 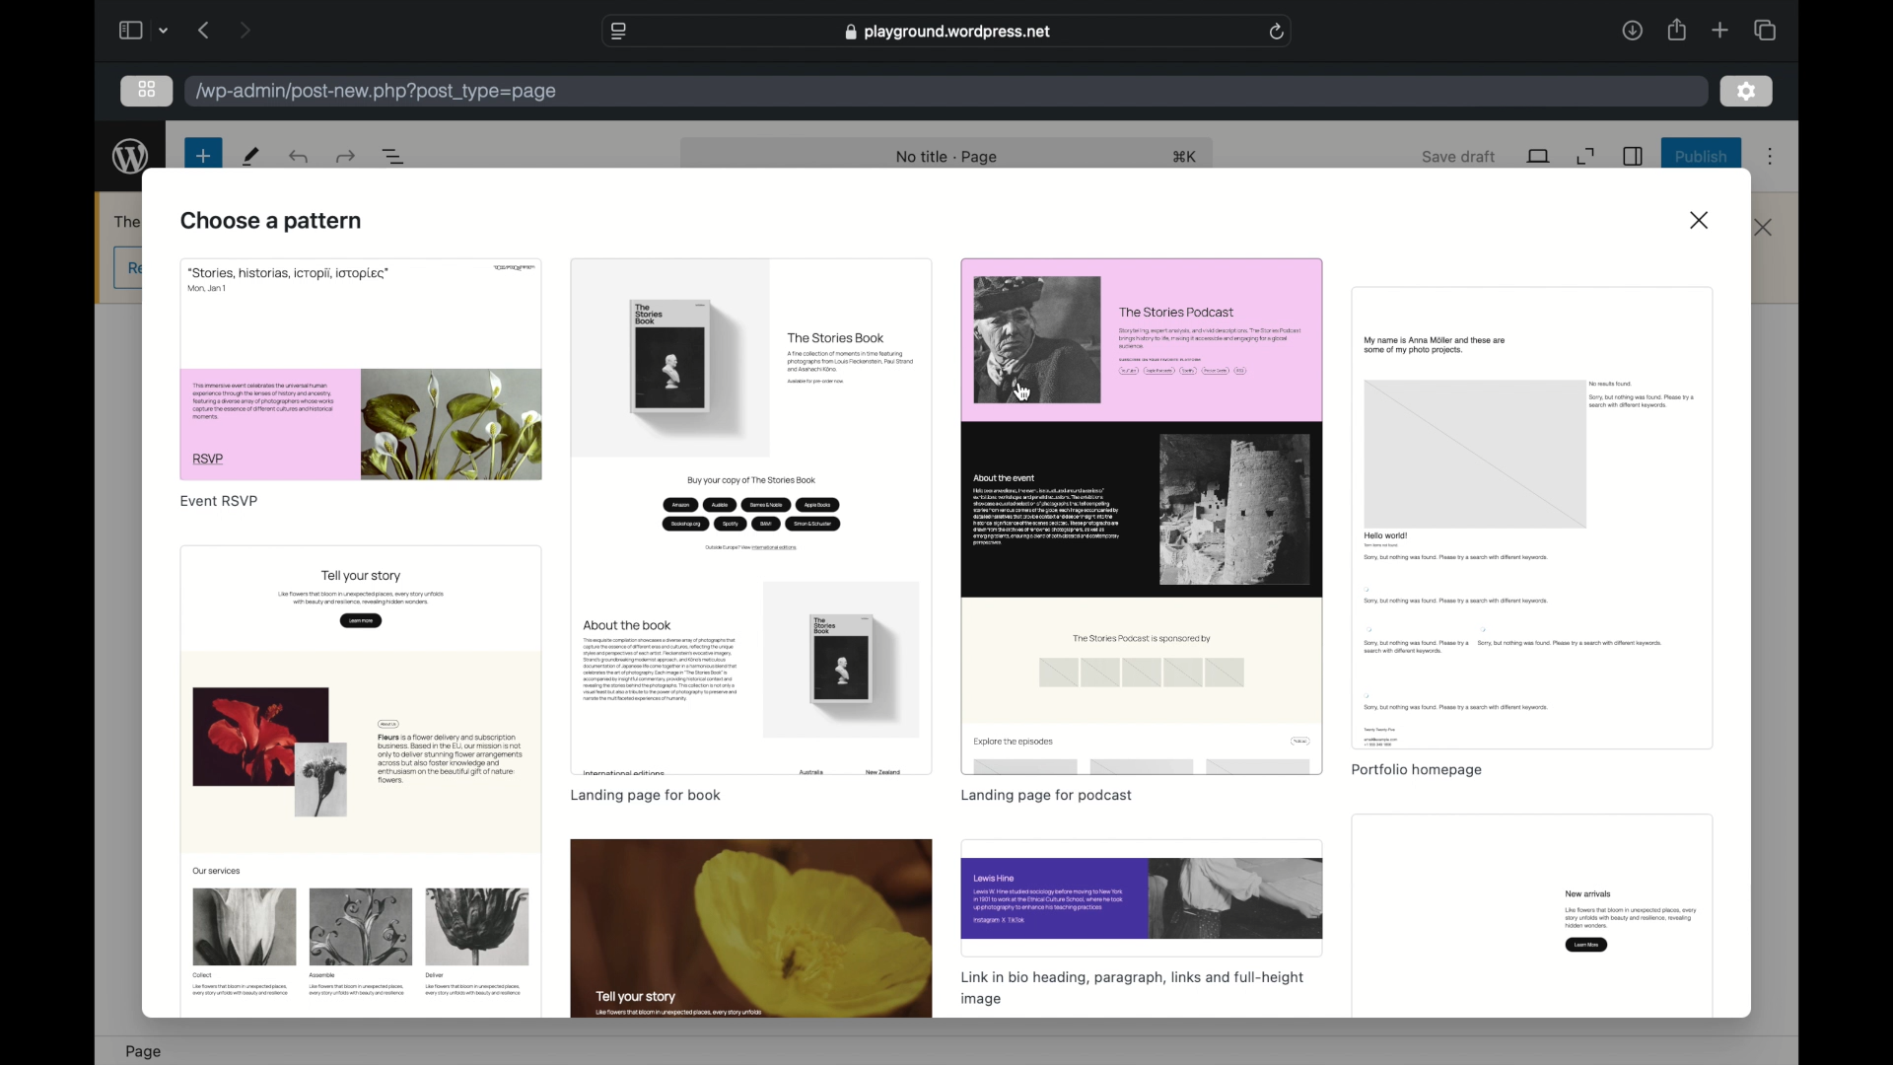 I want to click on preview, so click(x=1532, y=519).